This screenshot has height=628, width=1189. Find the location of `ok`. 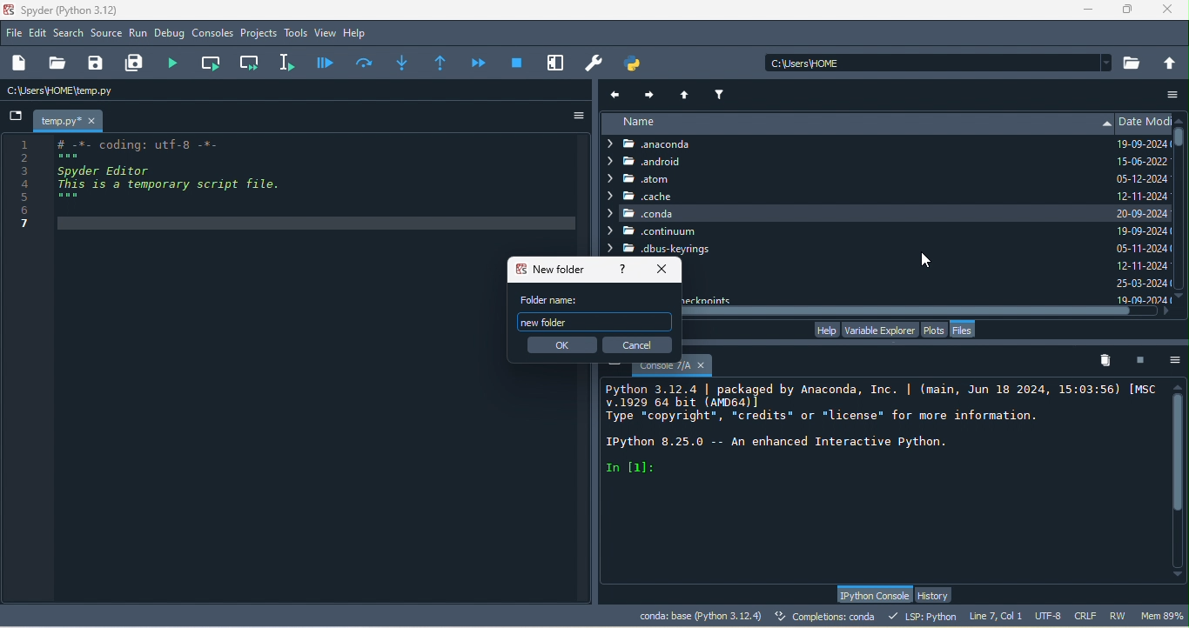

ok is located at coordinates (560, 345).